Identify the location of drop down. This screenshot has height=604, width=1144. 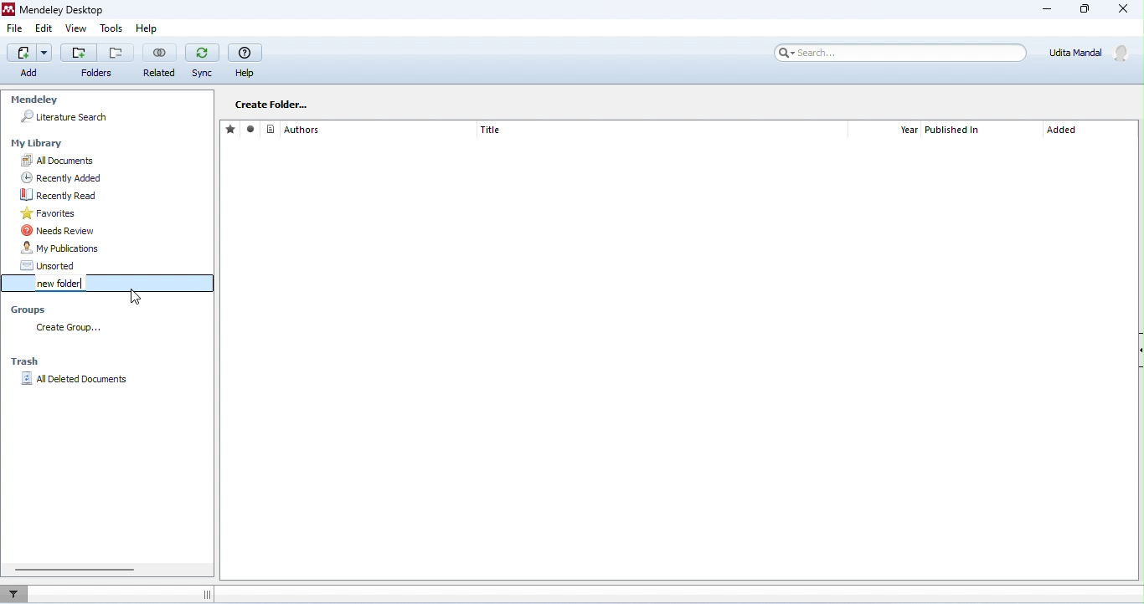
(46, 52).